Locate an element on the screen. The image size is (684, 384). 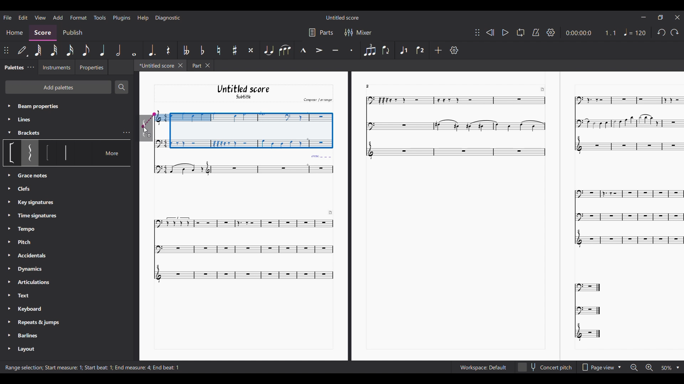
Untitled Score is located at coordinates (342, 17).